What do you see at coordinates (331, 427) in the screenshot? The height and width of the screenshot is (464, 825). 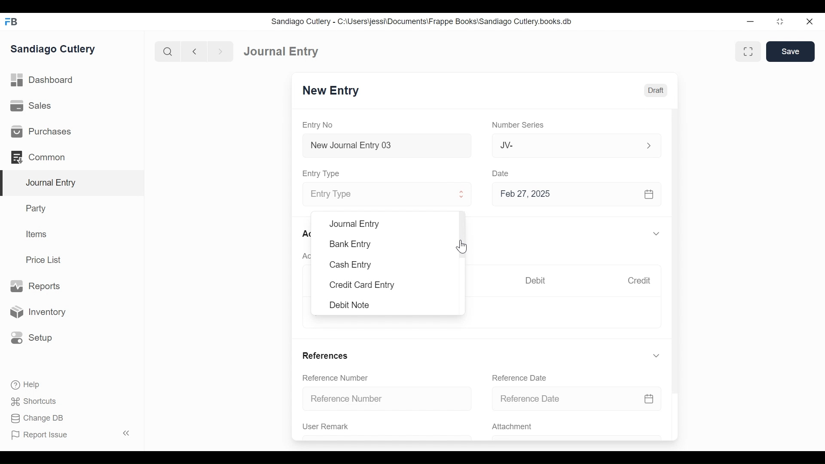 I see `User Remark` at bounding box center [331, 427].